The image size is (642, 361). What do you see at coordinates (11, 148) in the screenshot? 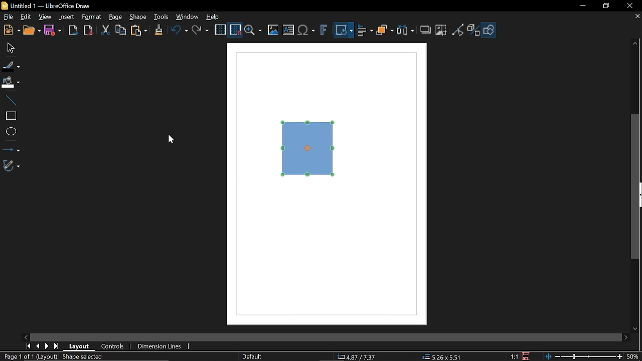
I see `Lines and arrows` at bounding box center [11, 148].